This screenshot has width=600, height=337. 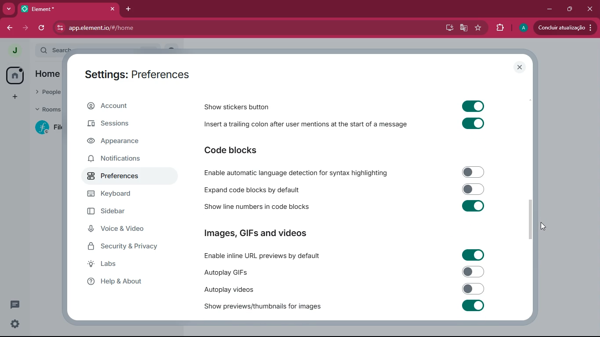 I want to click on message, so click(x=15, y=304).